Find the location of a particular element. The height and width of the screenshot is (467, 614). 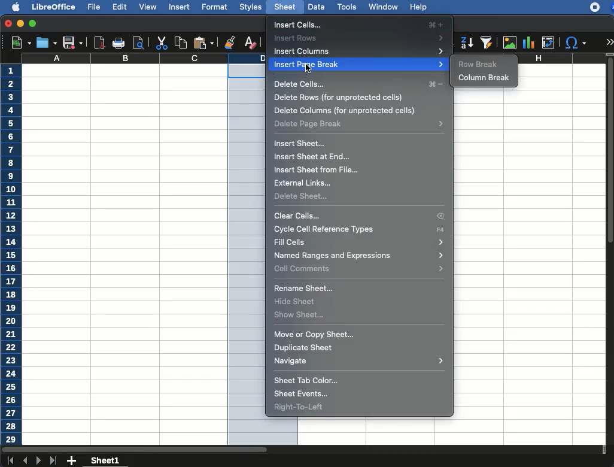

delete rows (for unprotected cels) is located at coordinates (339, 98).